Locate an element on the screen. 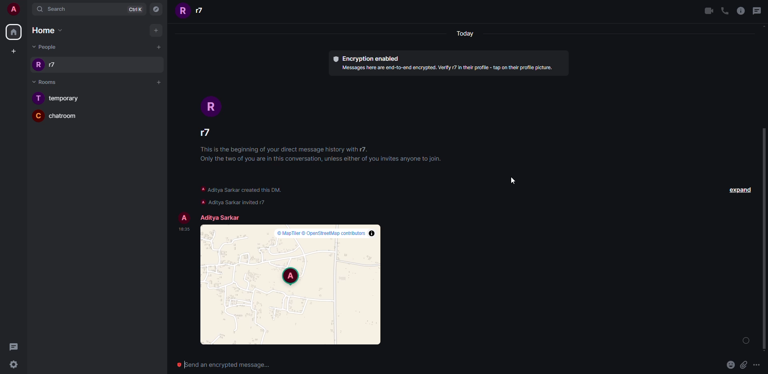  R is located at coordinates (182, 11).